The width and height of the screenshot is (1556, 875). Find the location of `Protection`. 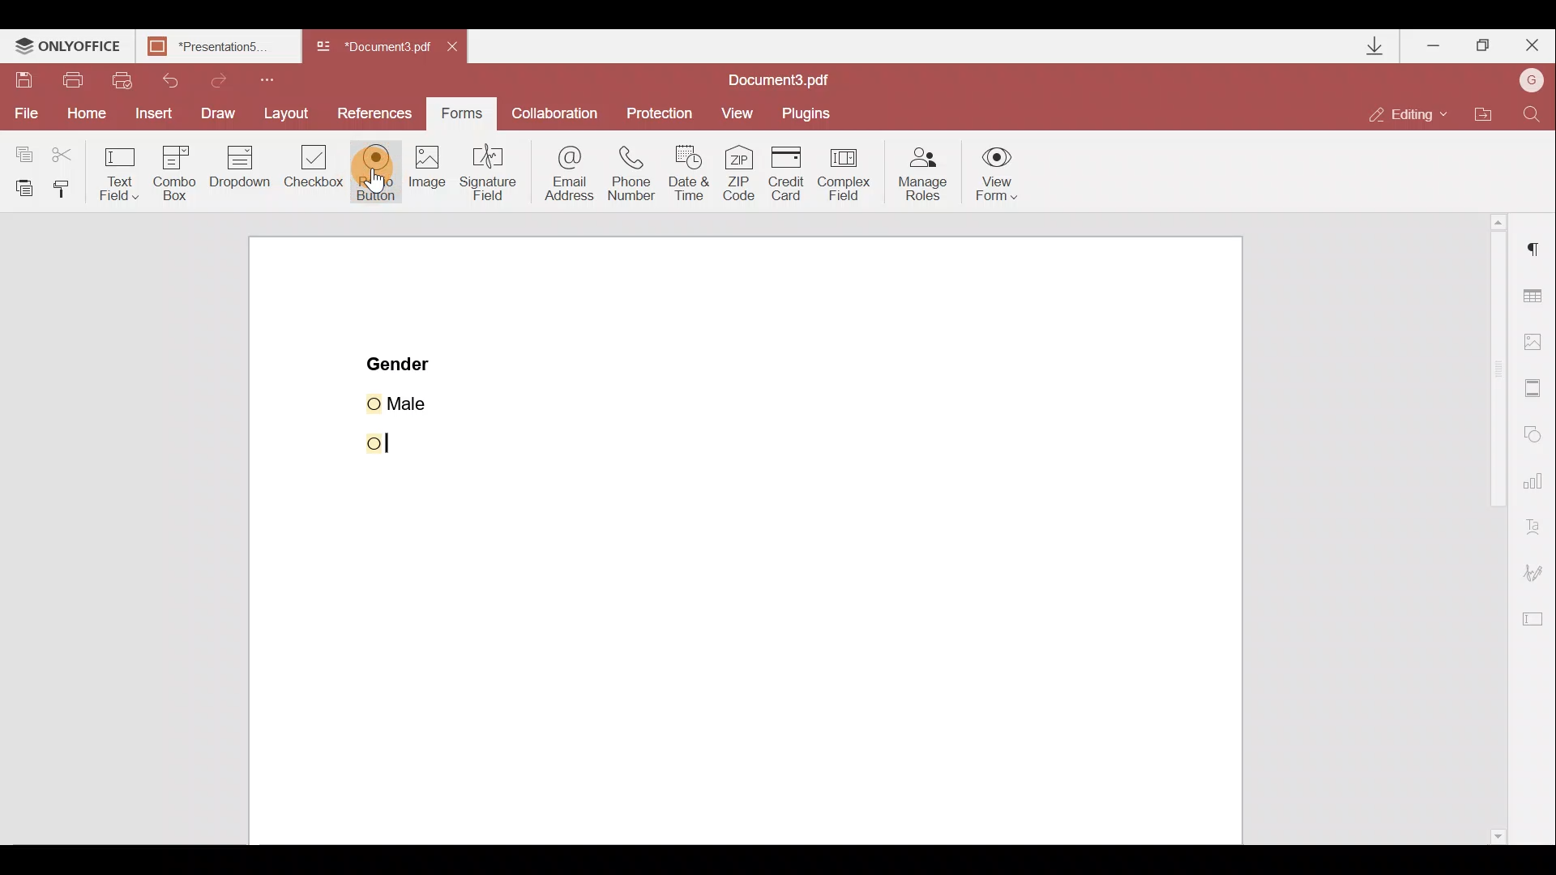

Protection is located at coordinates (661, 109).